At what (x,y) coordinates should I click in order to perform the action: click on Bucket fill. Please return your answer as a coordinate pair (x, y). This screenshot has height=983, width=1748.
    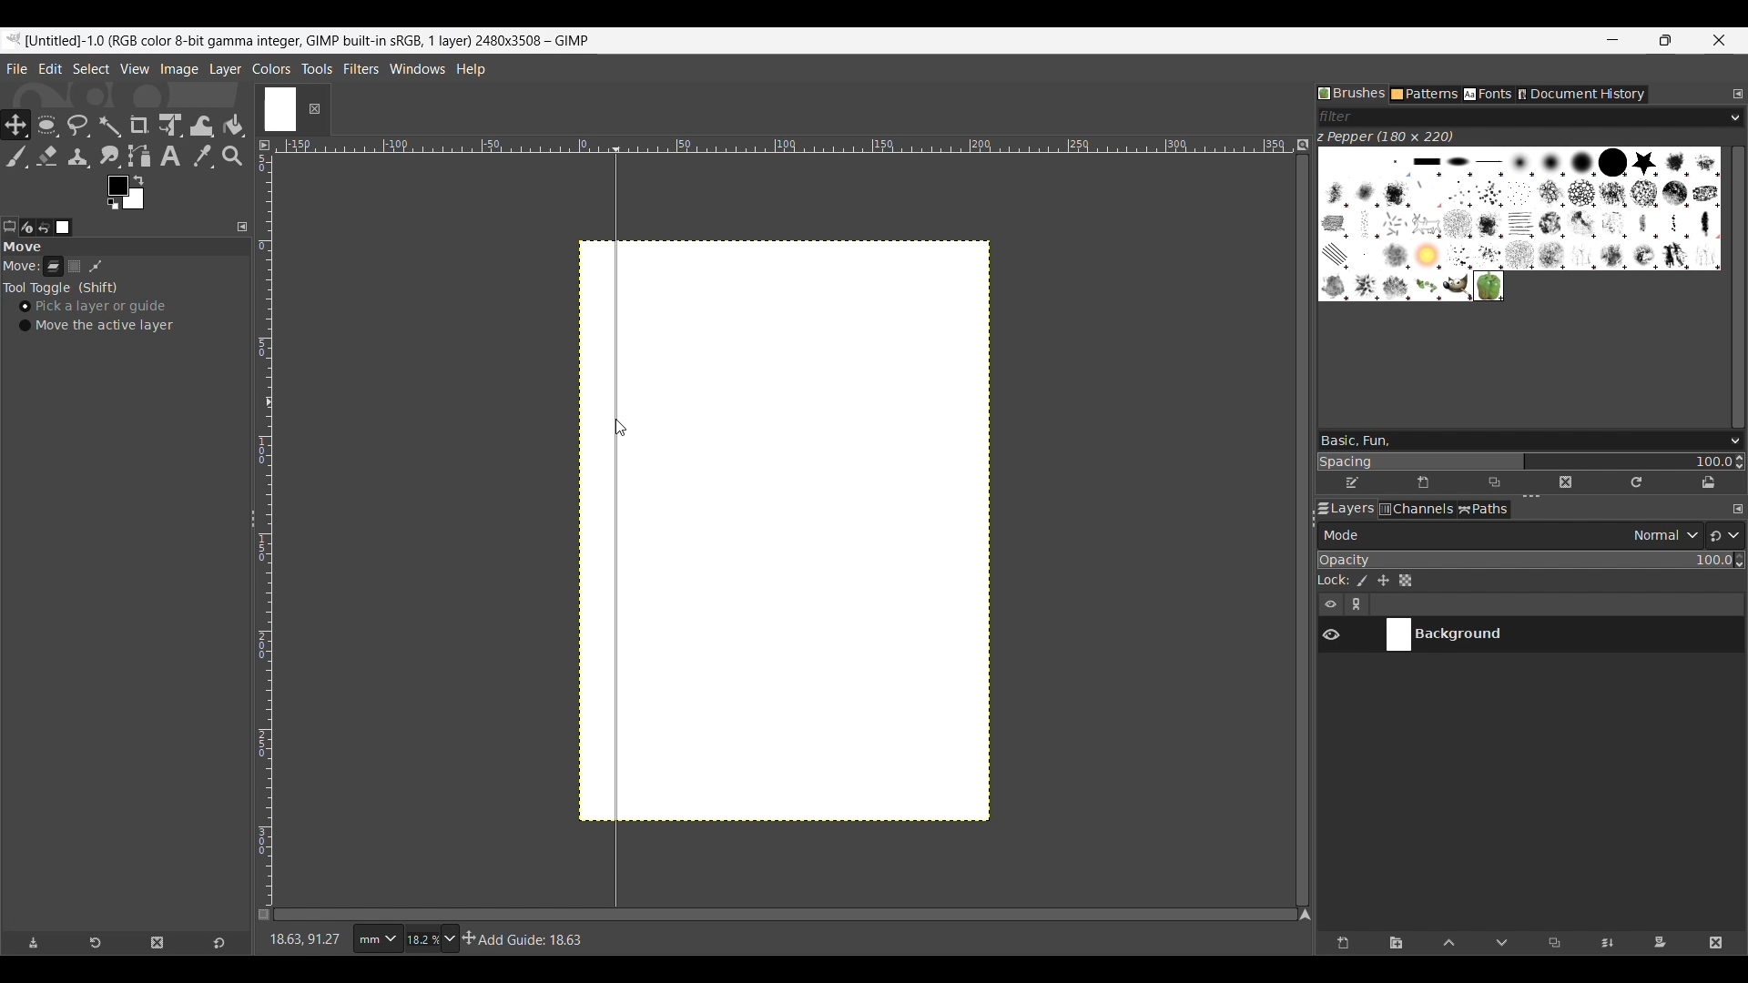
    Looking at the image, I should click on (234, 127).